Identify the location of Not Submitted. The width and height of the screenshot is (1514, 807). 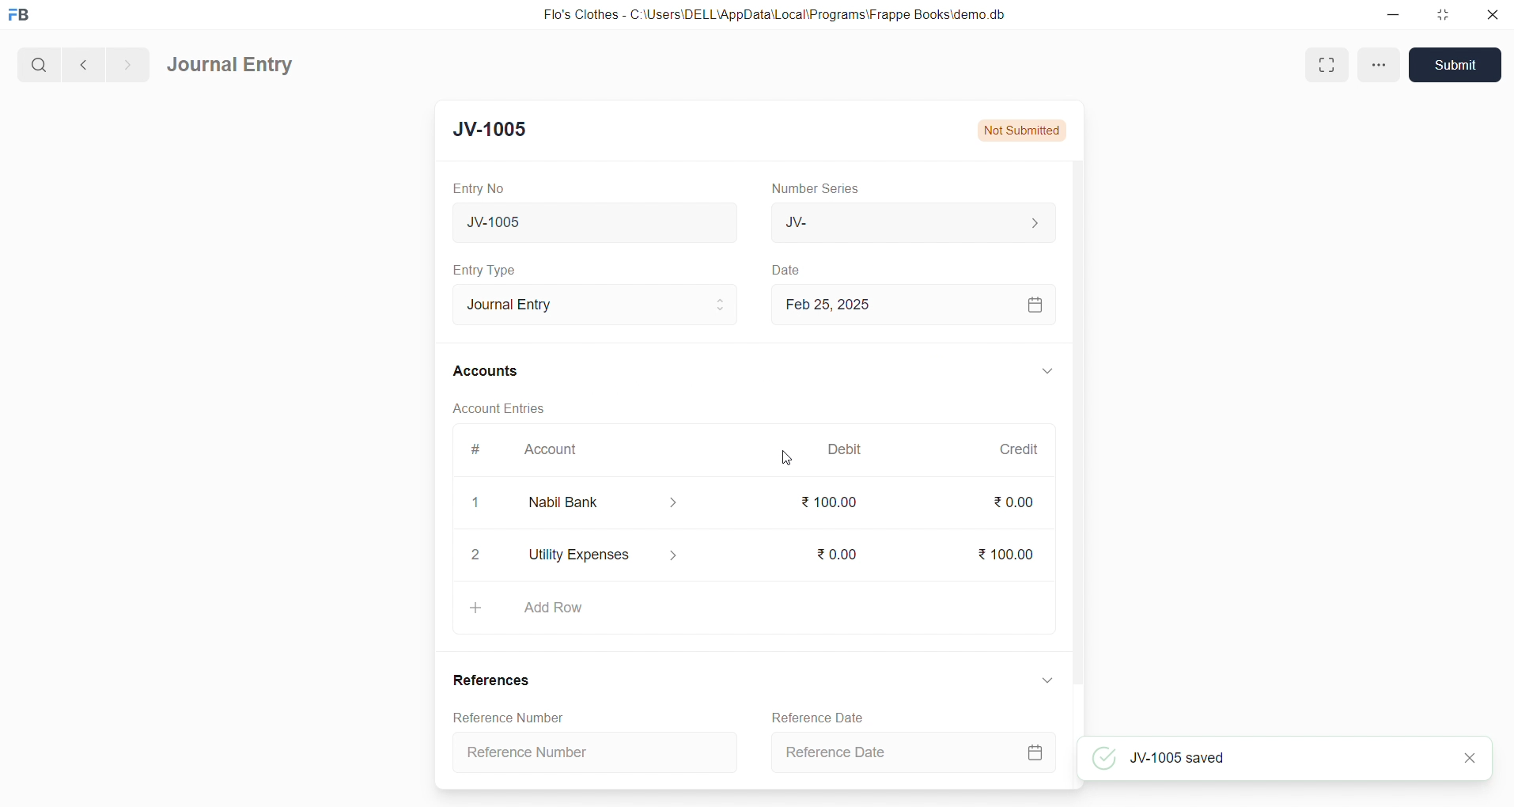
(1027, 129).